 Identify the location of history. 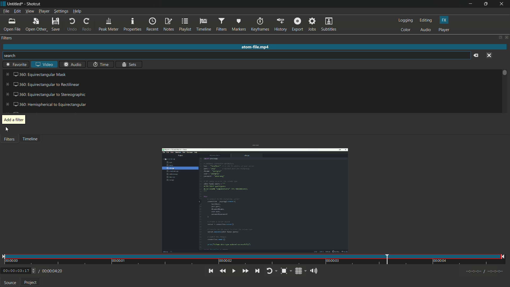
(280, 25).